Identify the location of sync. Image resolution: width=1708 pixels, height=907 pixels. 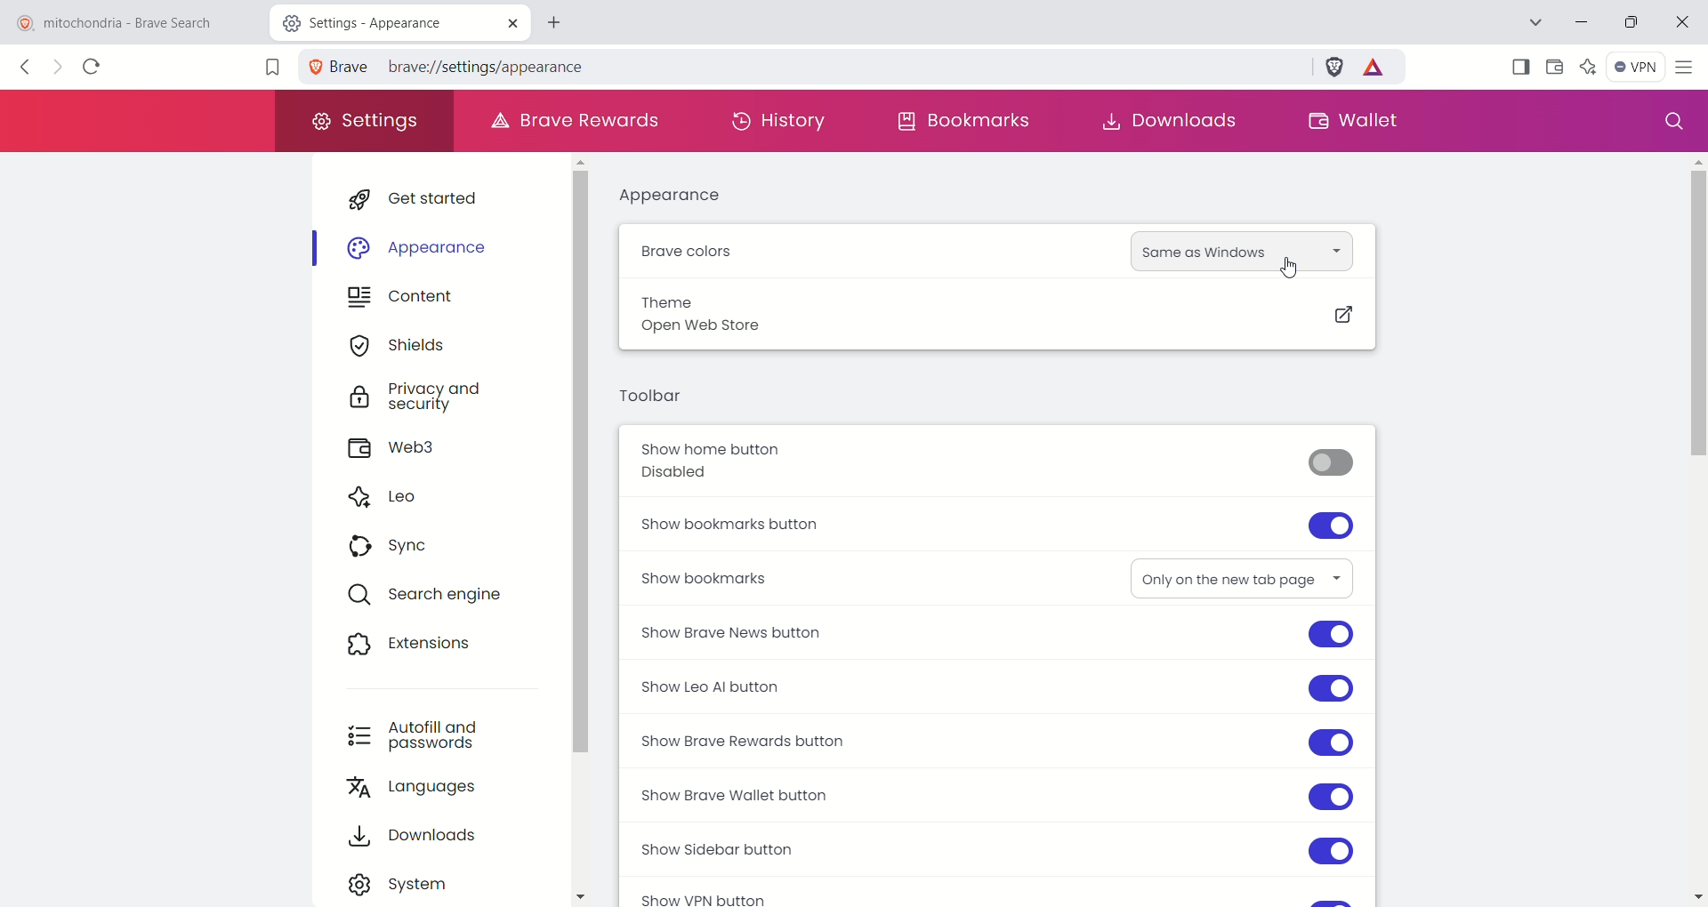
(399, 549).